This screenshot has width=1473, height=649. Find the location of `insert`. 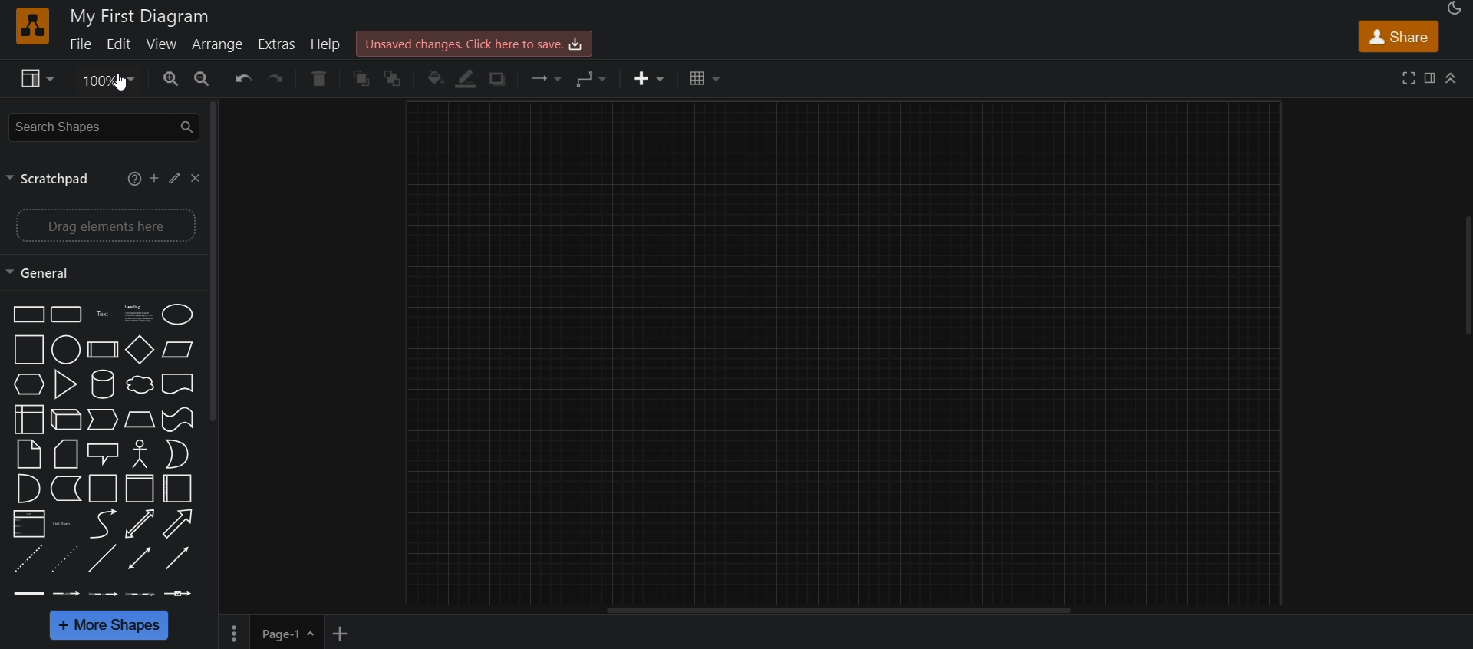

insert is located at coordinates (644, 81).